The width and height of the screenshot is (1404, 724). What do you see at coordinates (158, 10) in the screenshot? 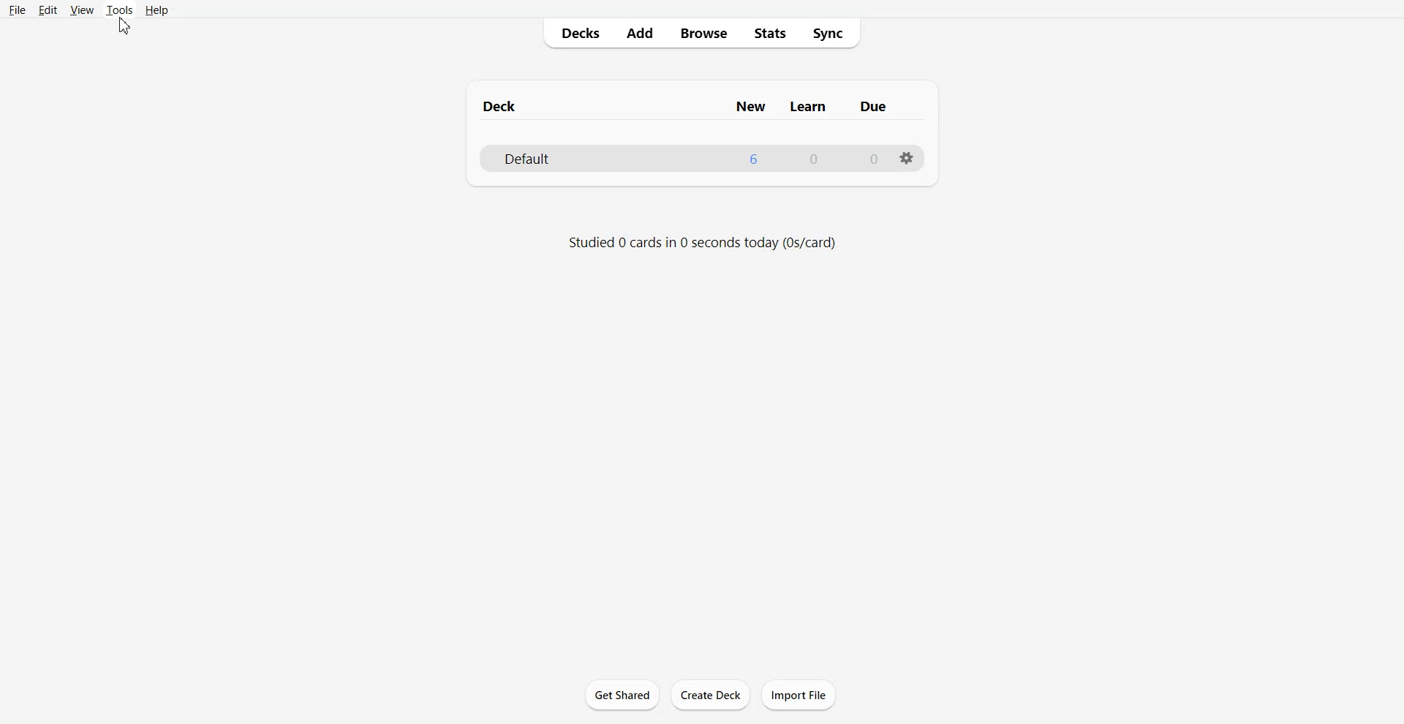
I see `Help` at bounding box center [158, 10].